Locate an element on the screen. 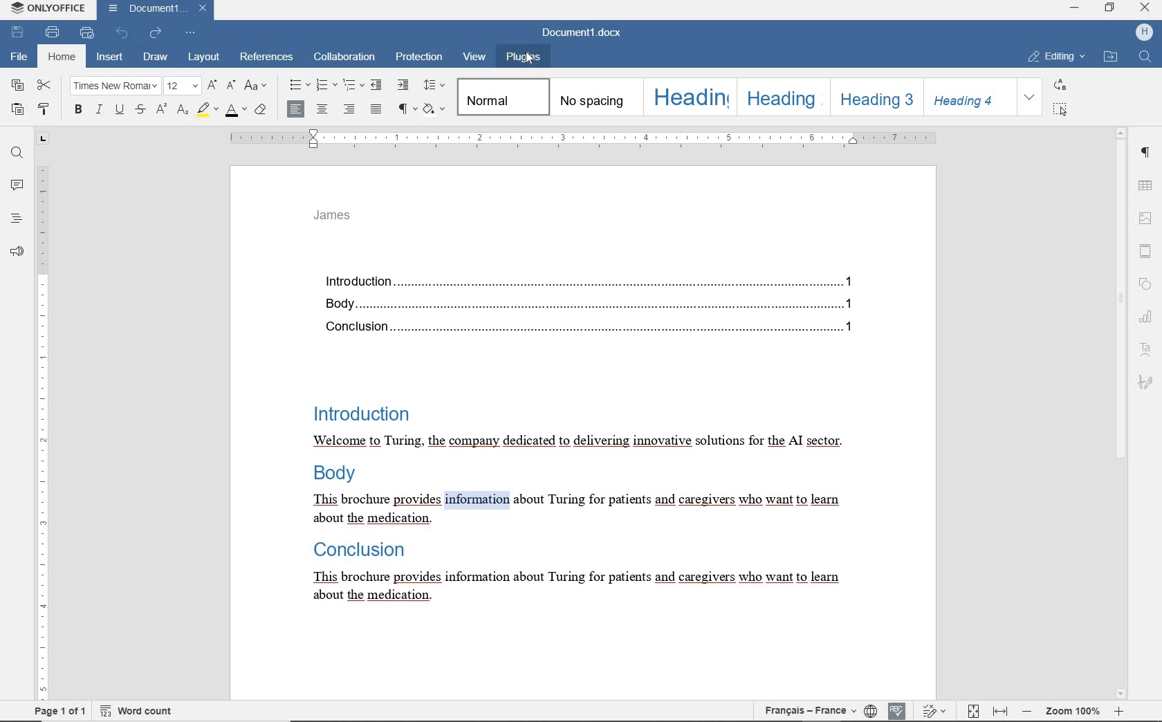  ALIGN LEFT is located at coordinates (296, 108).